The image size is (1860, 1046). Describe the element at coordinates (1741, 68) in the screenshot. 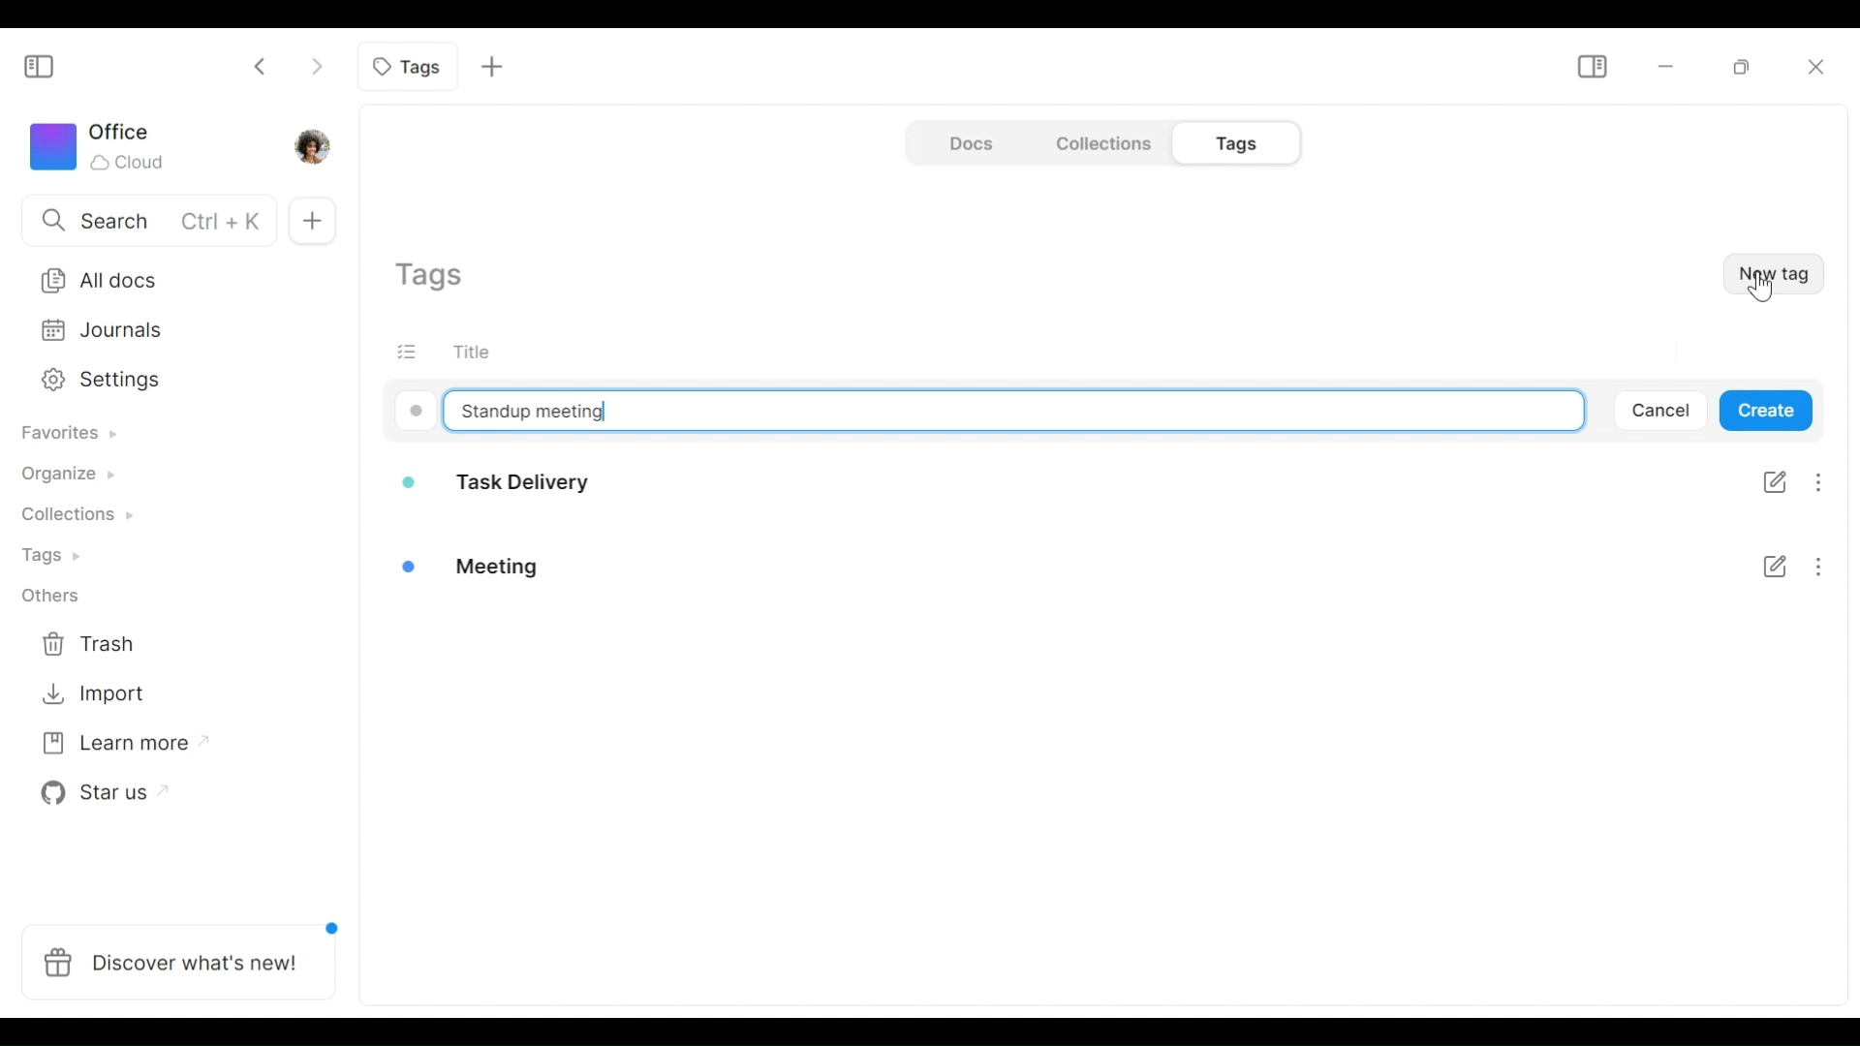

I see `Restore` at that location.